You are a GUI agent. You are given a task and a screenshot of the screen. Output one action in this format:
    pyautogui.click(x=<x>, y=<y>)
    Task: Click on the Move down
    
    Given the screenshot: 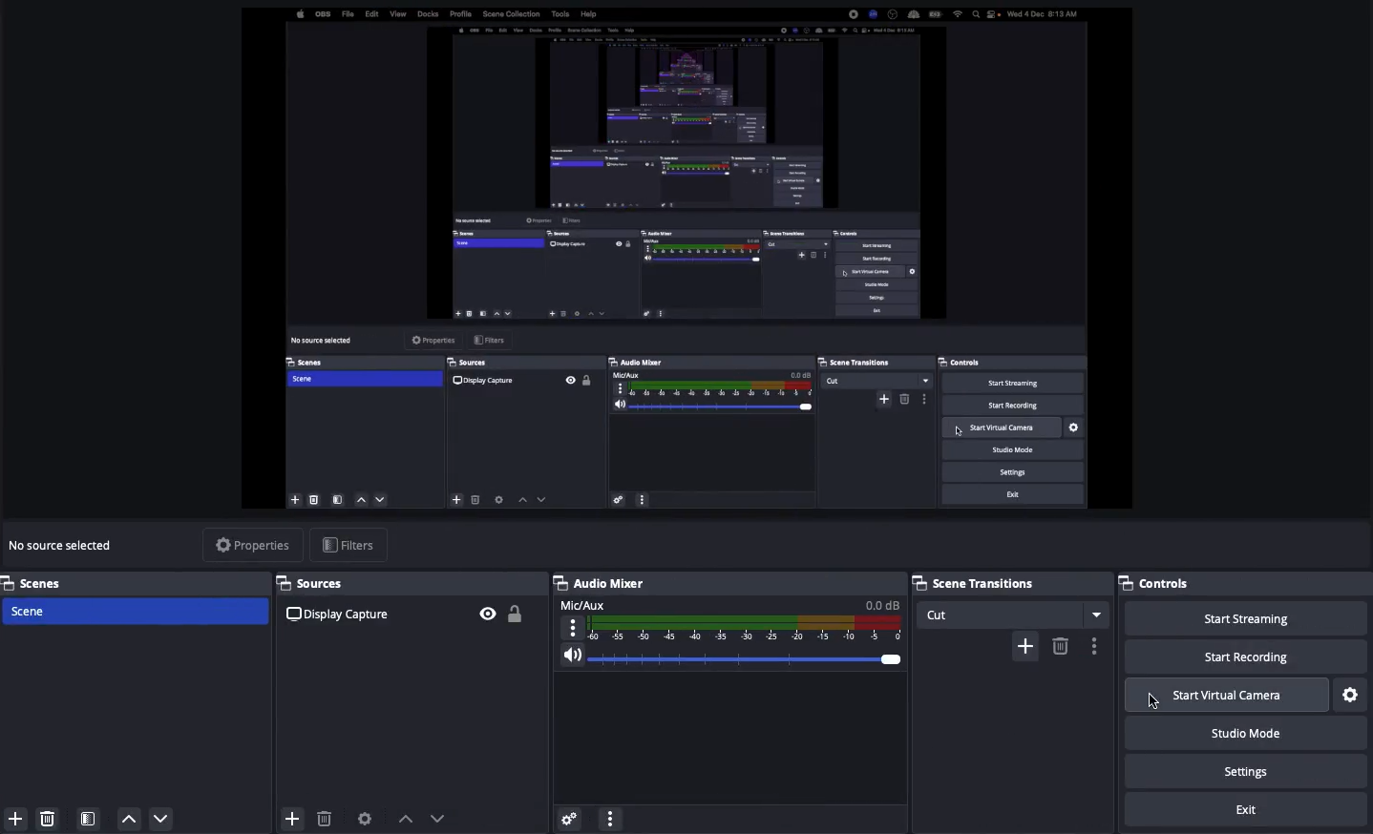 What is the action you would take?
    pyautogui.click(x=162, y=818)
    